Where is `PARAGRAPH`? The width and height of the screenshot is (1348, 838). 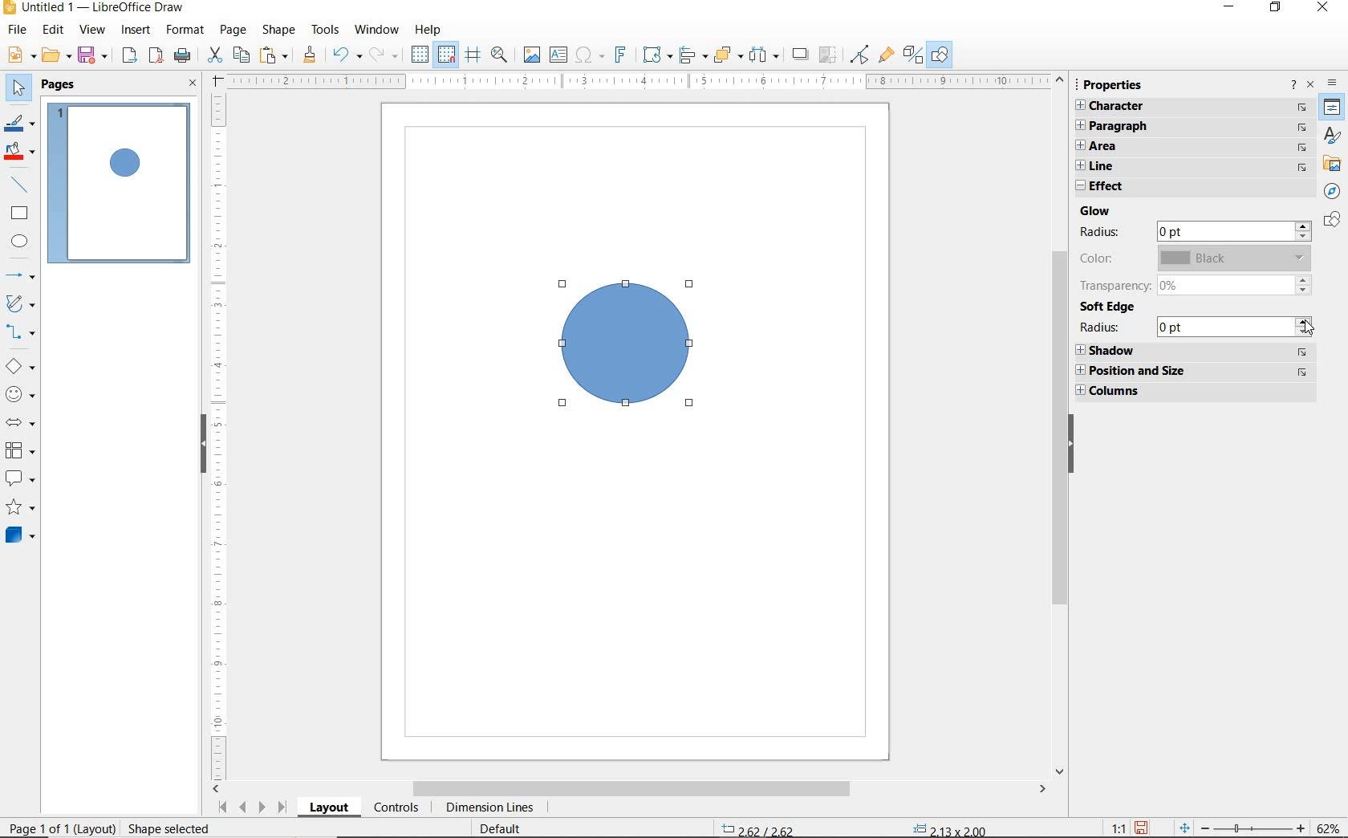
PARAGRAPH is located at coordinates (1179, 127).